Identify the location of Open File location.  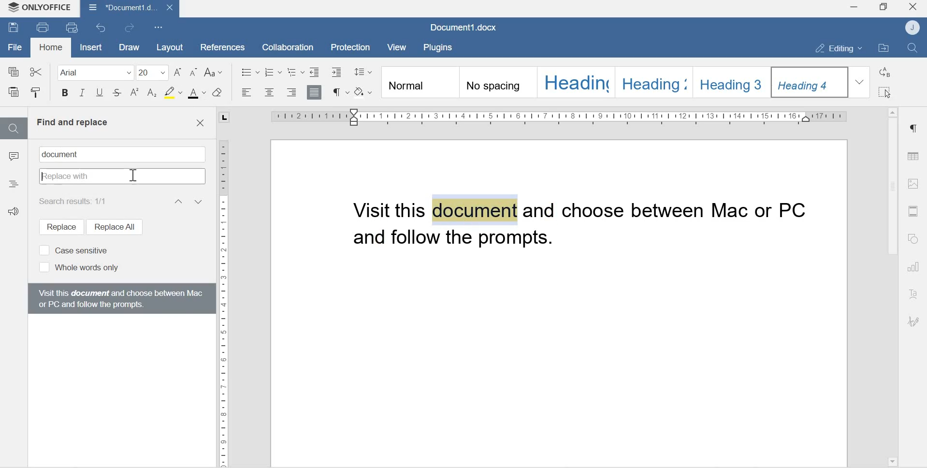
(884, 49).